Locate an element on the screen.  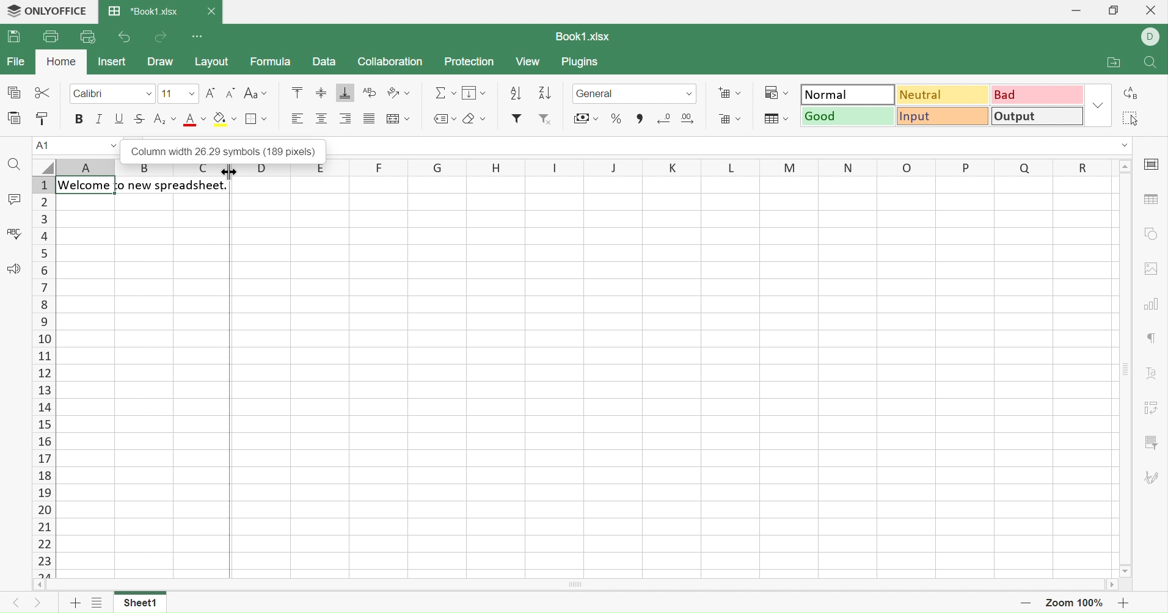
Cut is located at coordinates (42, 90).